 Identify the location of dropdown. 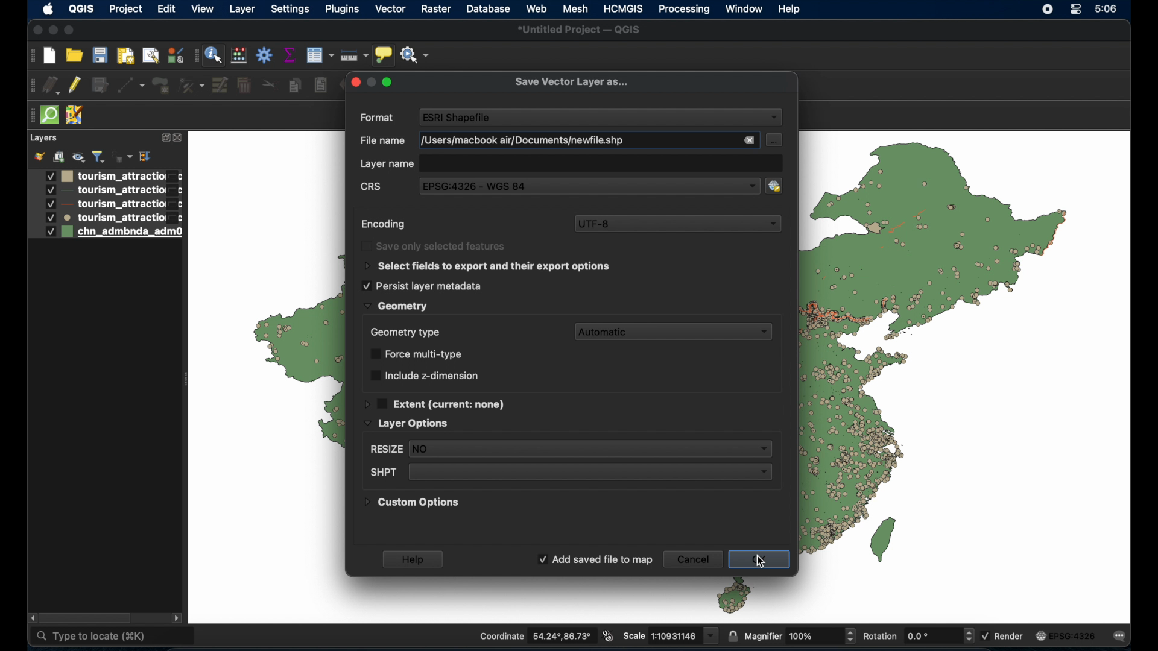
(774, 118).